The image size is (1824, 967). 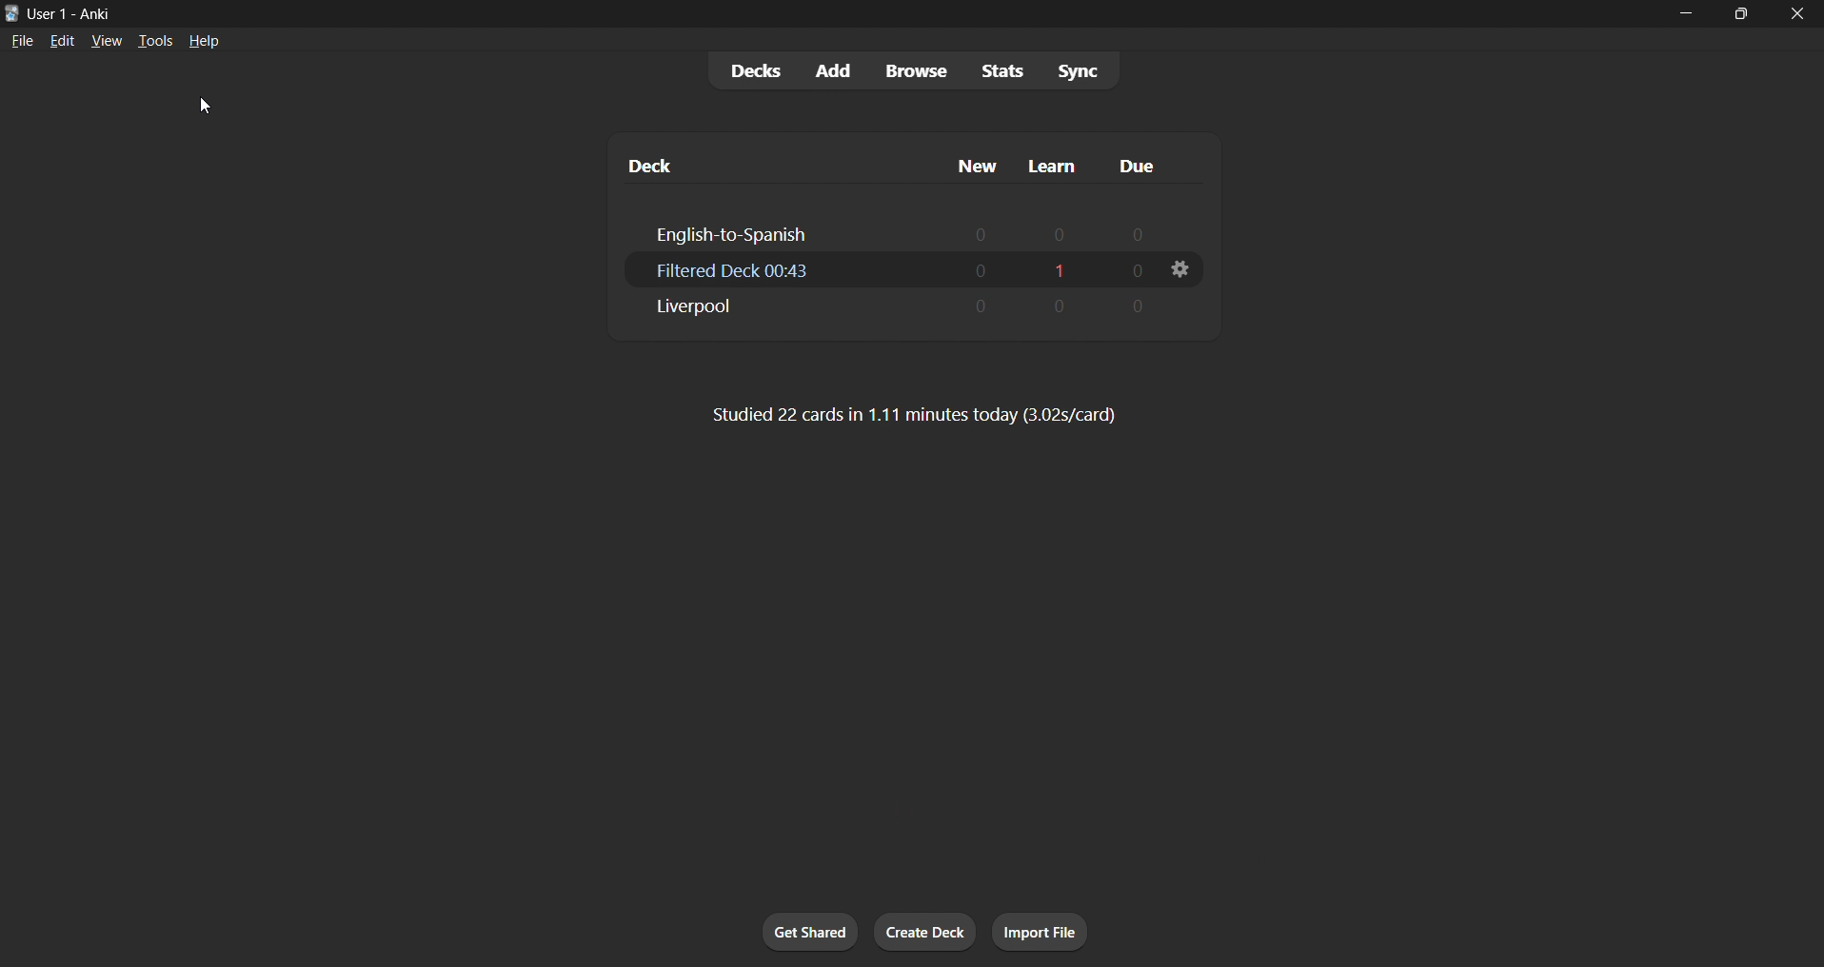 I want to click on add, so click(x=829, y=67).